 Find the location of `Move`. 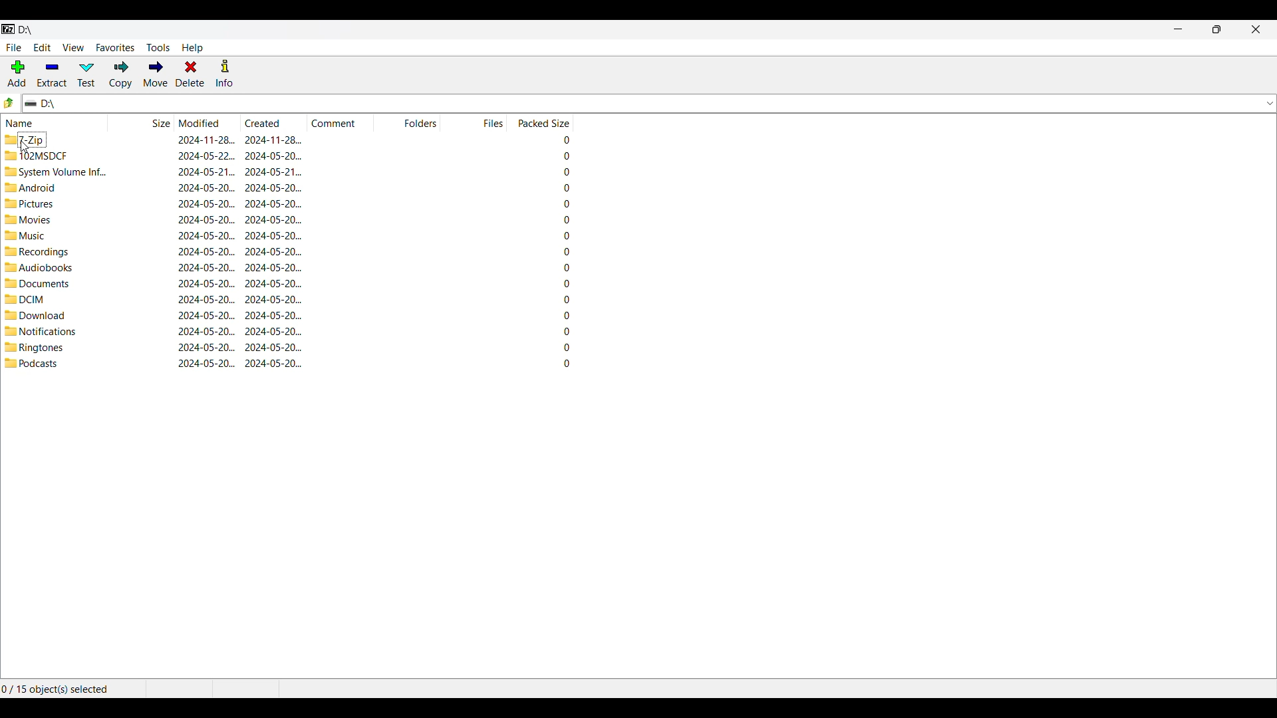

Move is located at coordinates (155, 74).